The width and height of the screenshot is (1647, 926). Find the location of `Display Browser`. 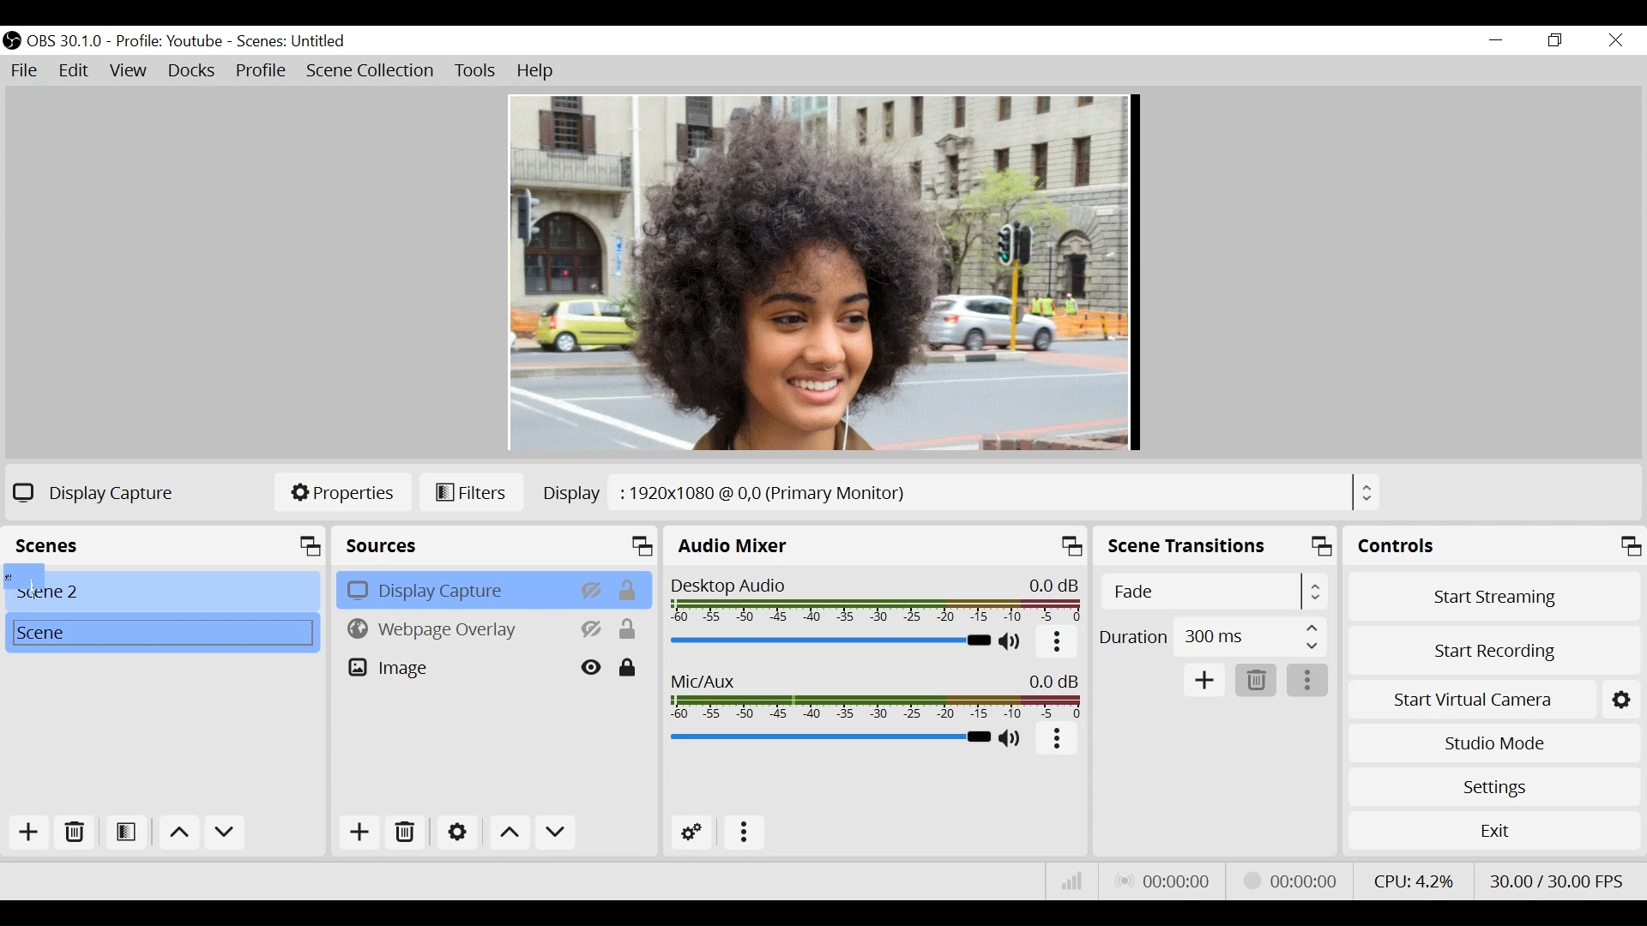

Display Browser is located at coordinates (960, 491).